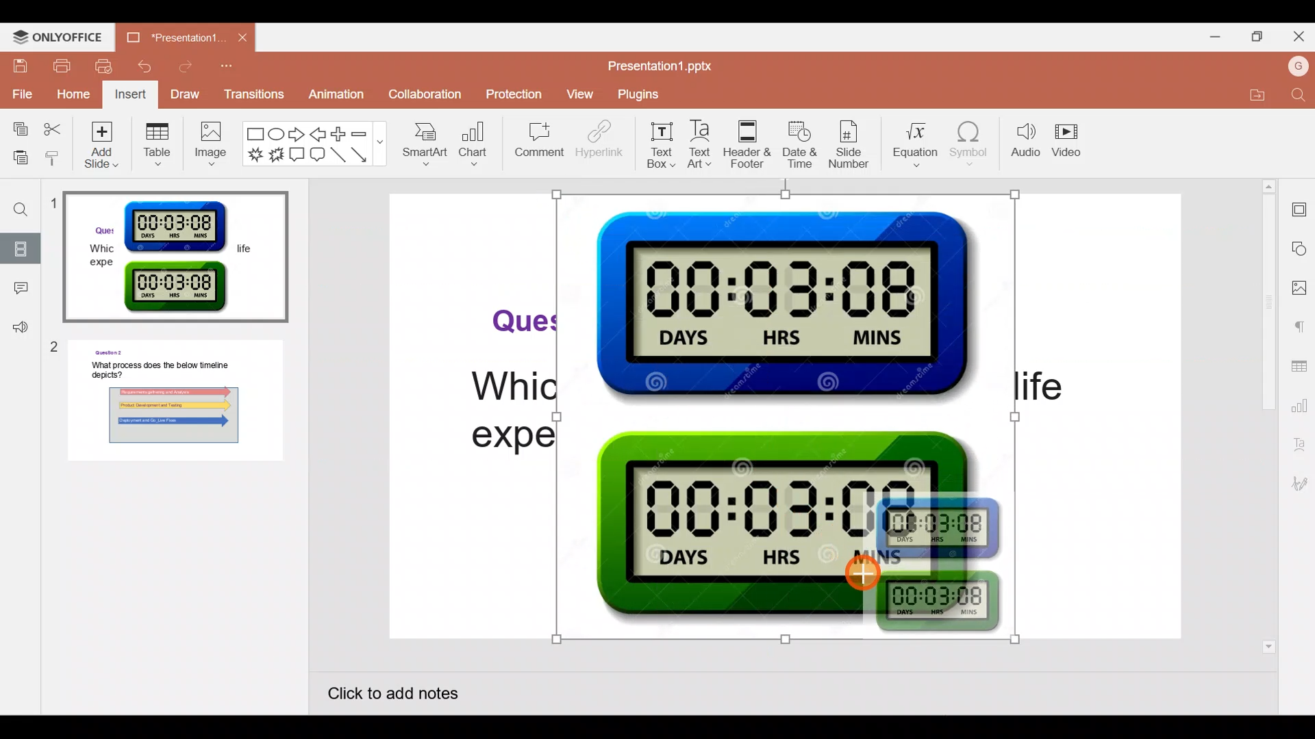 The width and height of the screenshot is (1315, 739). I want to click on Draw, so click(188, 94).